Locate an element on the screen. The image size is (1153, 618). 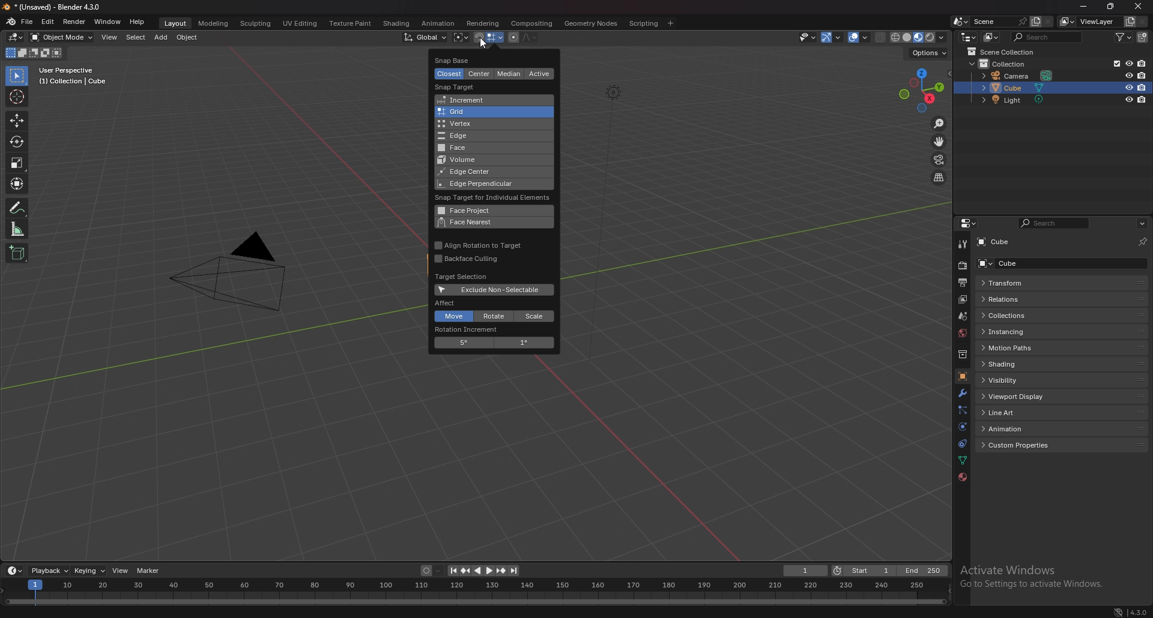
selector is located at coordinates (17, 76).